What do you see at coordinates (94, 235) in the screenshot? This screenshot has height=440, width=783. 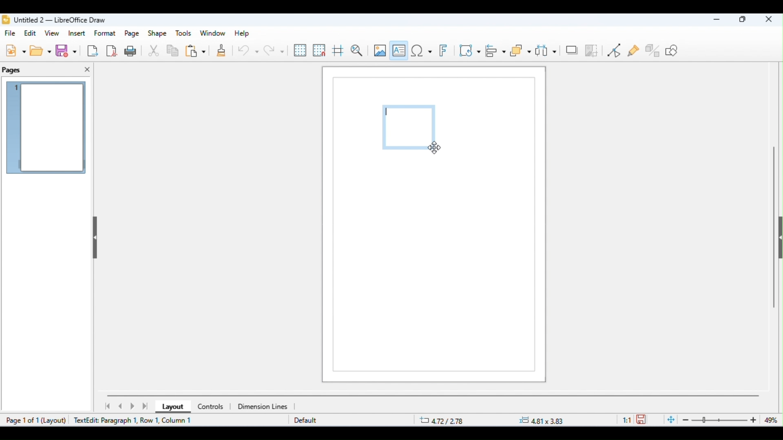 I see `hide` at bounding box center [94, 235].